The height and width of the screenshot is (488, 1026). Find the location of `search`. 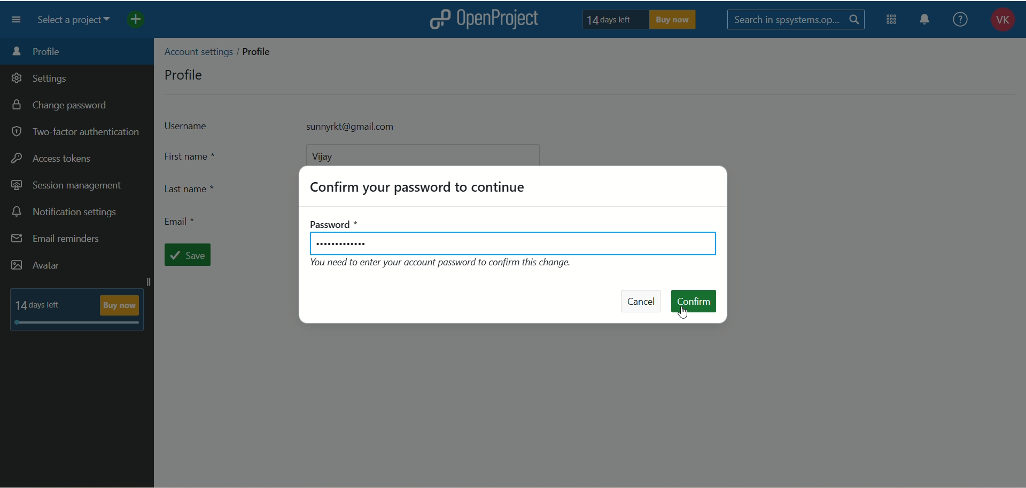

search is located at coordinates (797, 20).